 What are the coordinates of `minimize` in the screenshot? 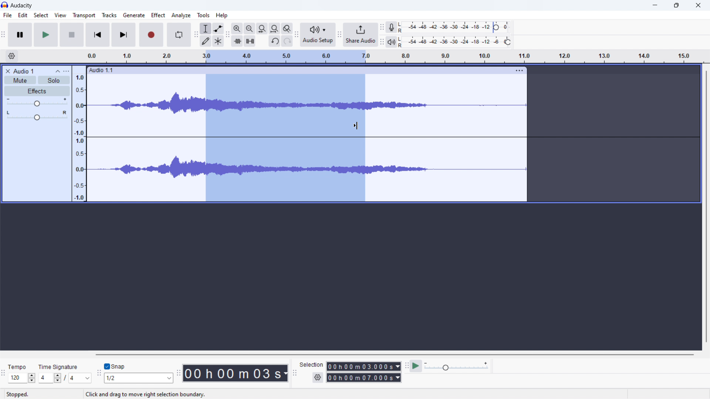 It's located at (656, 5).